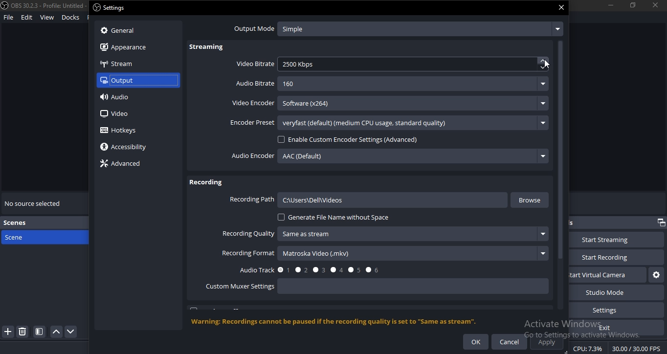 The height and width of the screenshot is (354, 667). What do you see at coordinates (133, 80) in the screenshot?
I see `output` at bounding box center [133, 80].